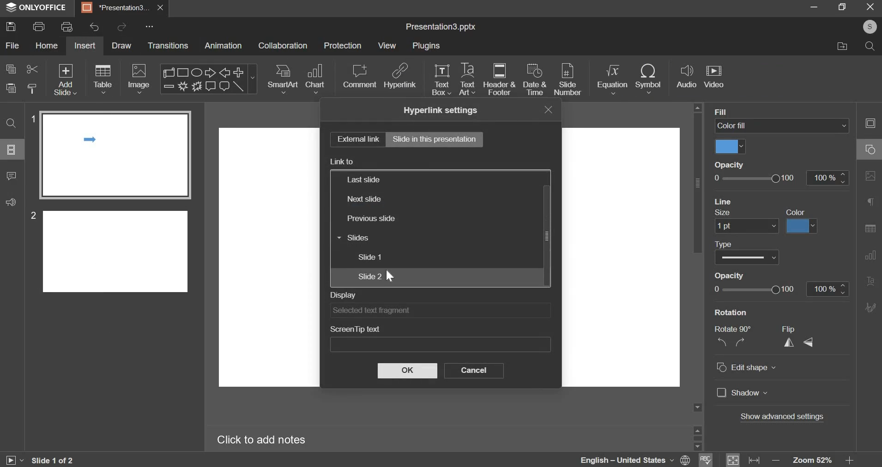 This screenshot has height=467, width=882. Describe the element at coordinates (850, 461) in the screenshot. I see `increase zoom` at that location.